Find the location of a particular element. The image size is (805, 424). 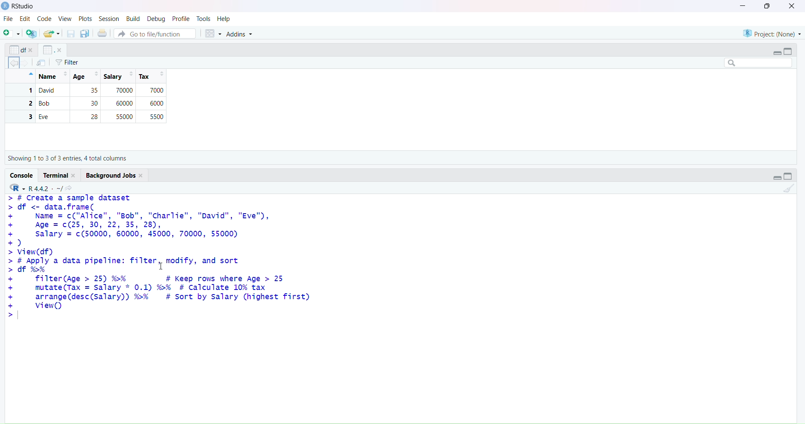

session is located at coordinates (109, 19).